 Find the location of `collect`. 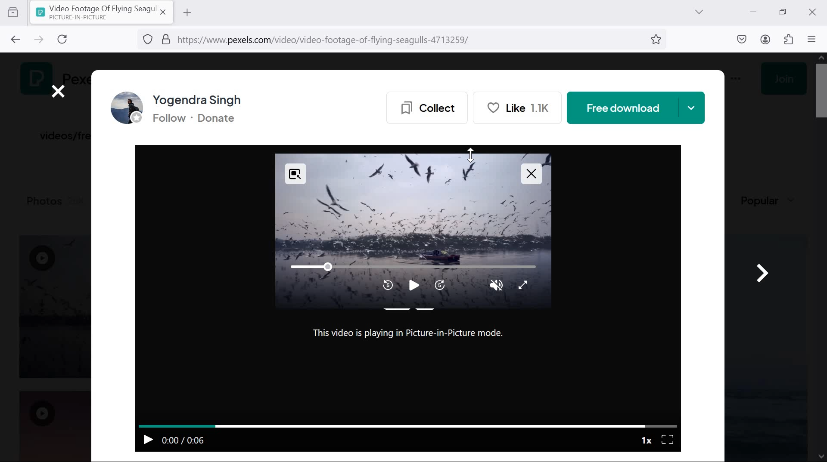

collect is located at coordinates (424, 106).